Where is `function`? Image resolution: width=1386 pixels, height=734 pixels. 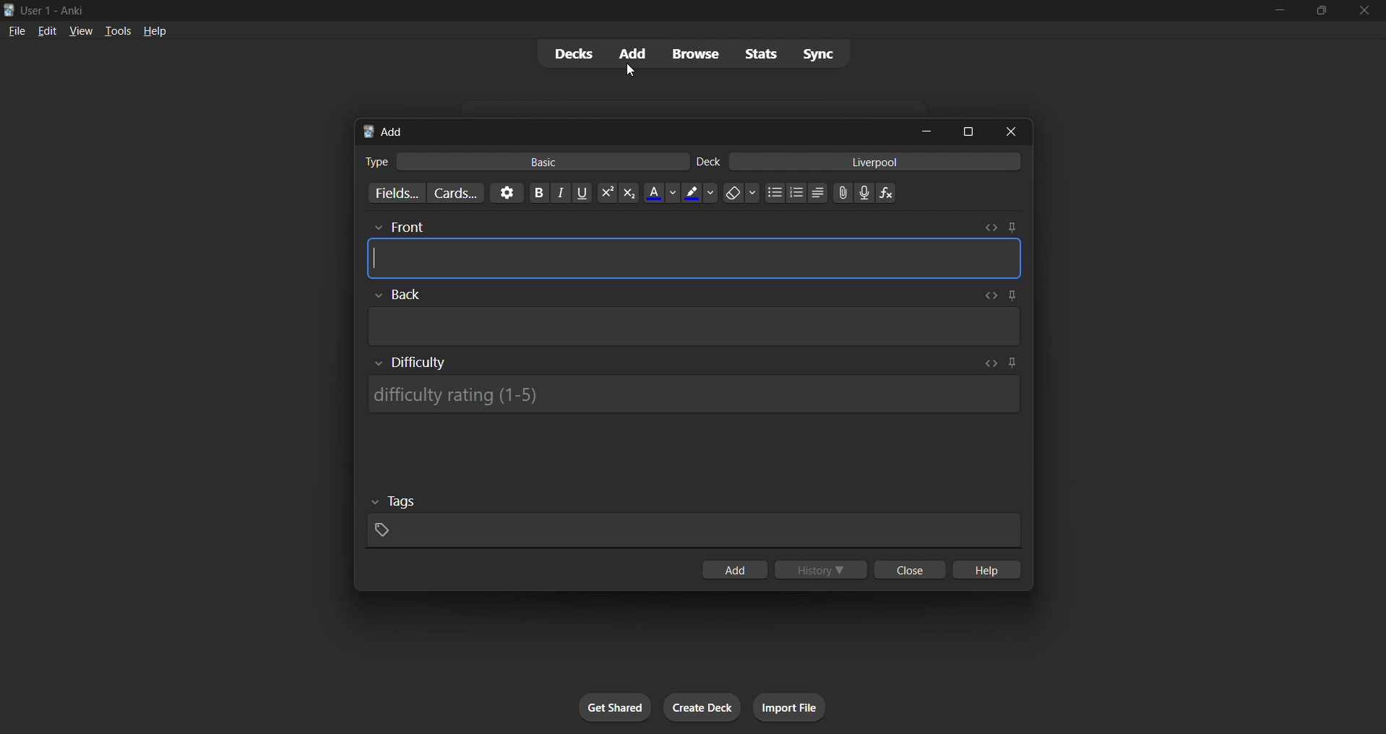
function is located at coordinates (891, 194).